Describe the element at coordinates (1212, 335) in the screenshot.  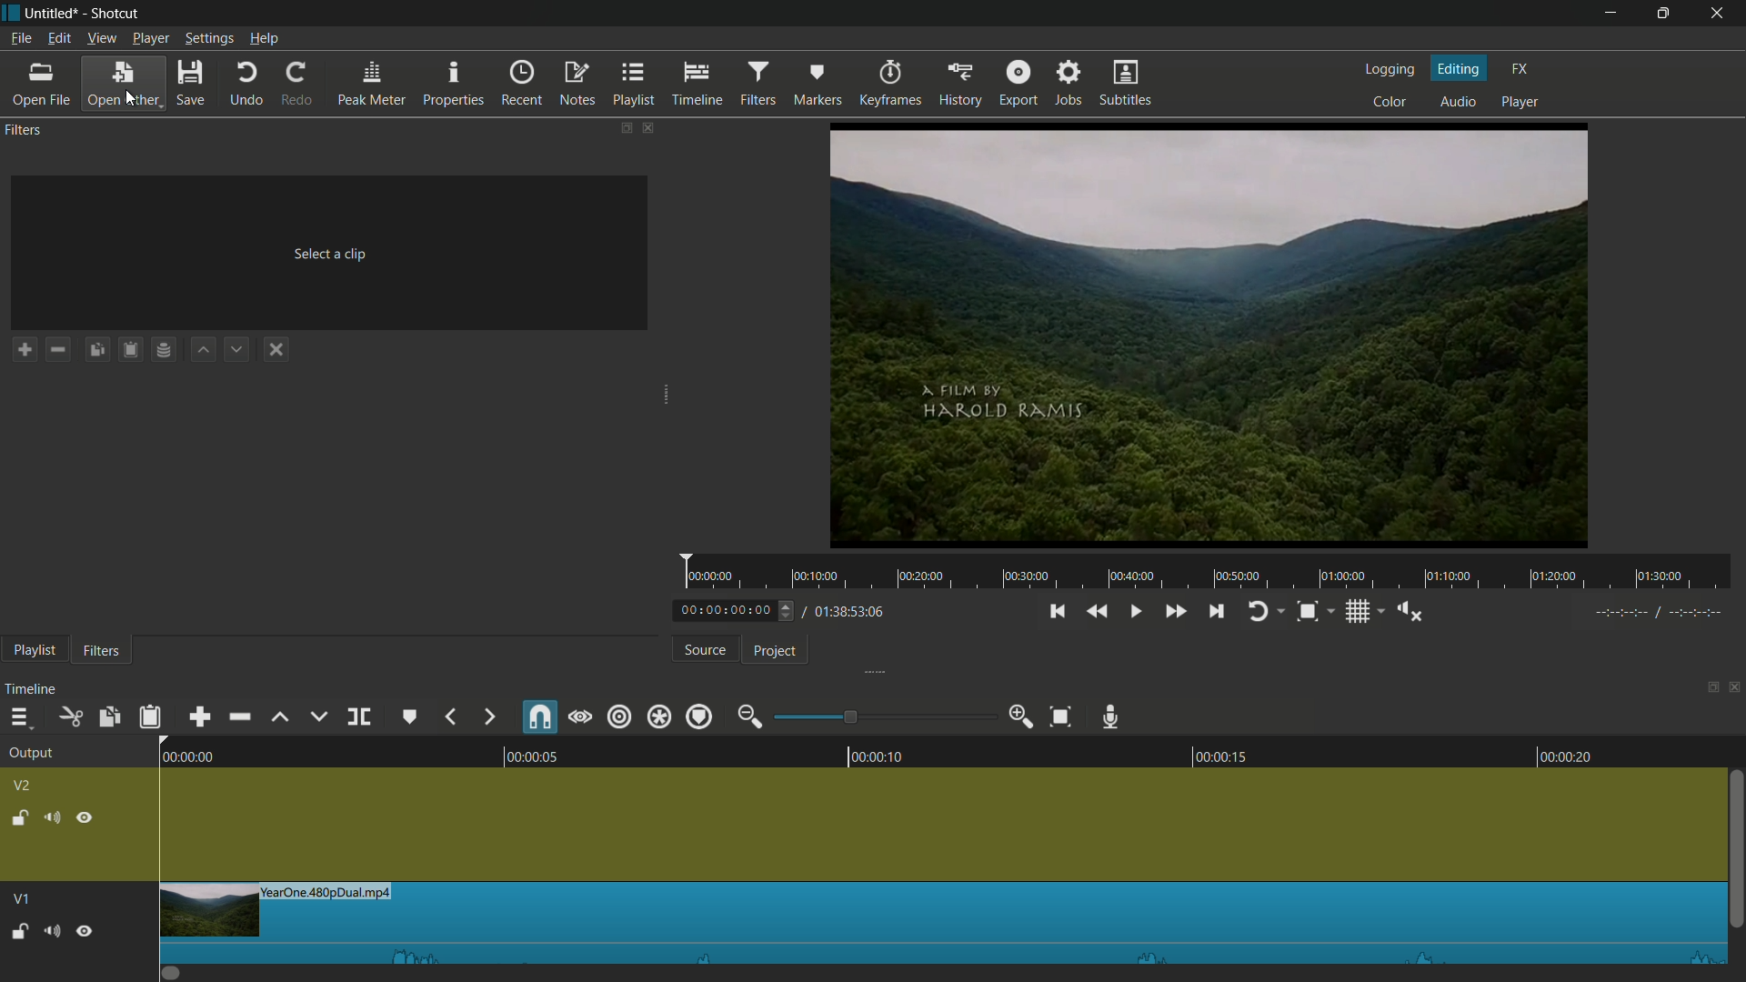
I see `preview` at that location.